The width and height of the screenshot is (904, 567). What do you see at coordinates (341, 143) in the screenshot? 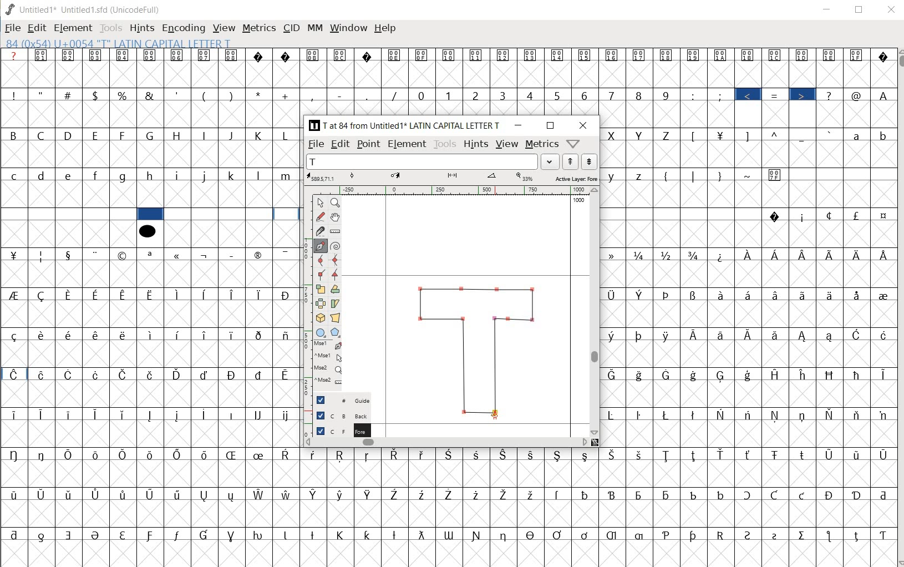
I see `edit` at bounding box center [341, 143].